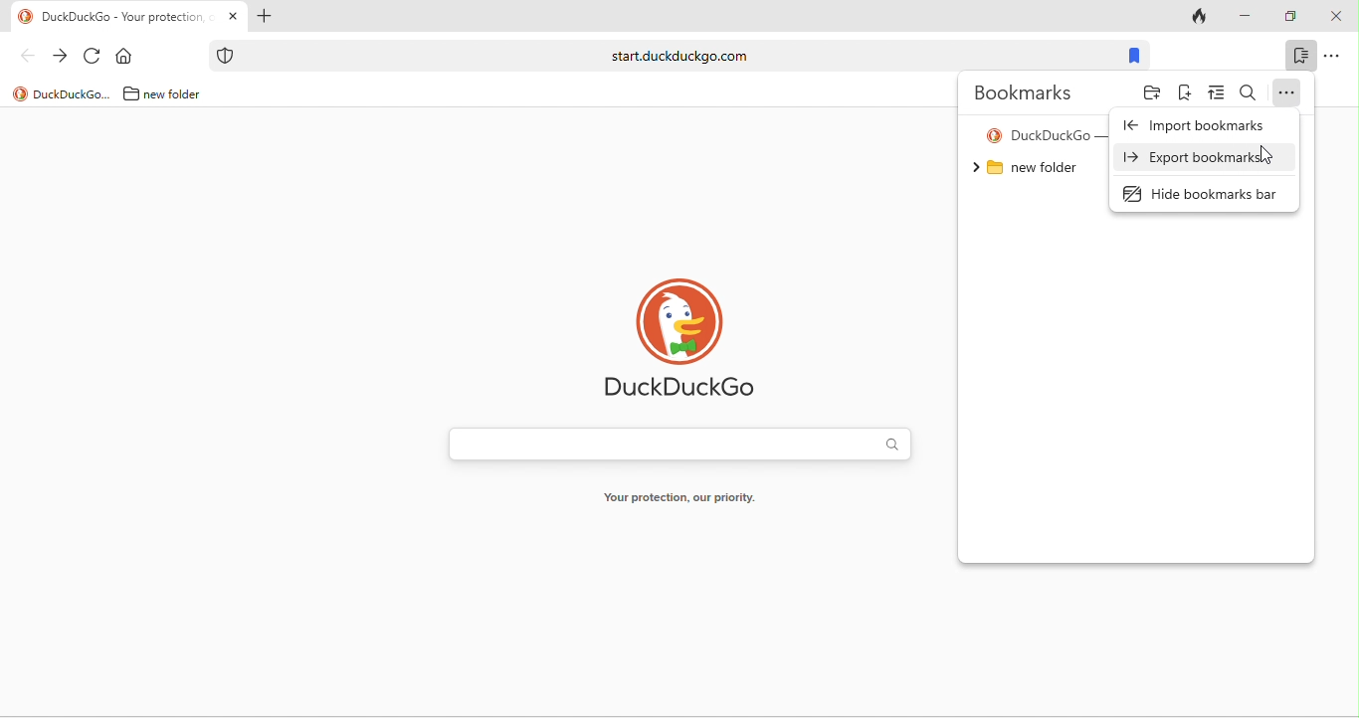 The height and width of the screenshot is (718, 1359). I want to click on cursor, so click(1266, 155).